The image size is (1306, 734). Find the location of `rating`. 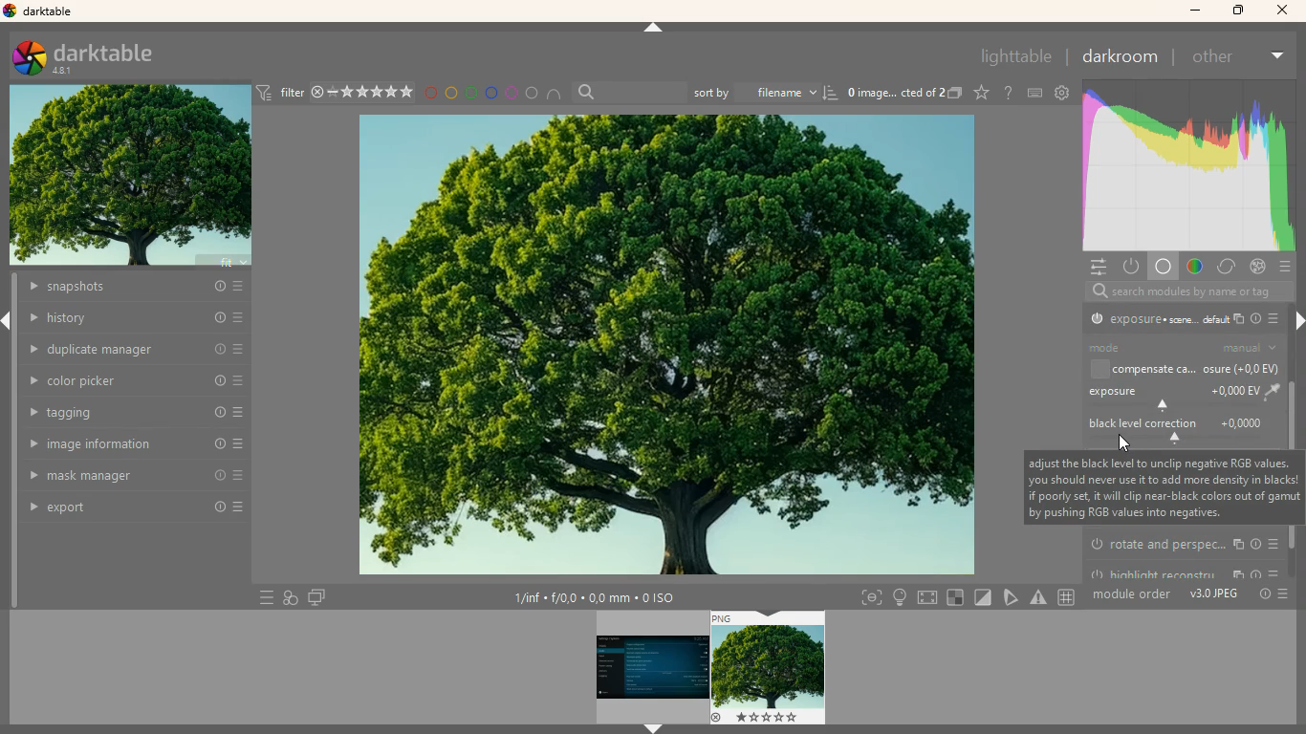

rating is located at coordinates (371, 92).